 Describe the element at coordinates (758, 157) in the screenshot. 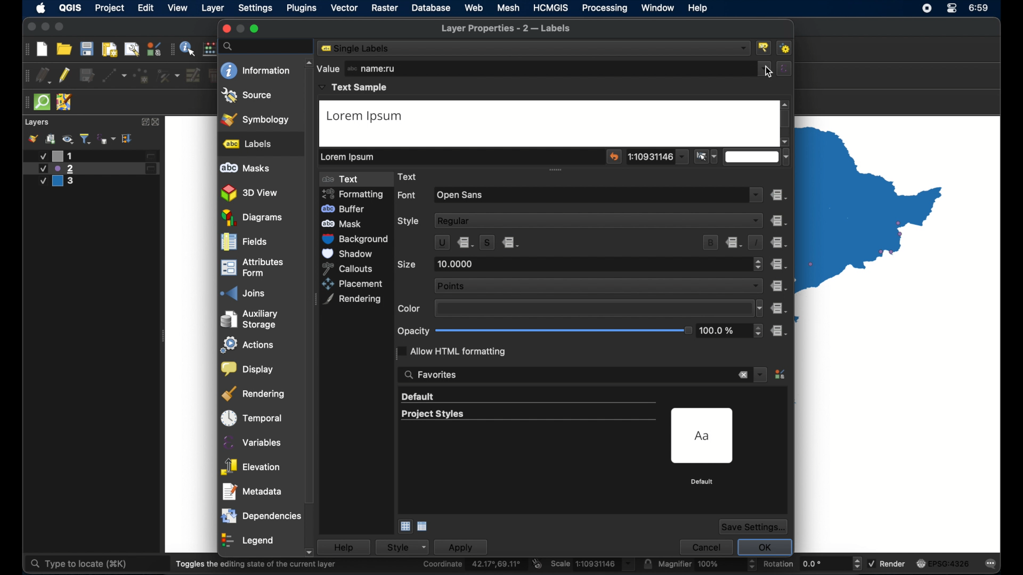

I see `dropdown menu` at that location.